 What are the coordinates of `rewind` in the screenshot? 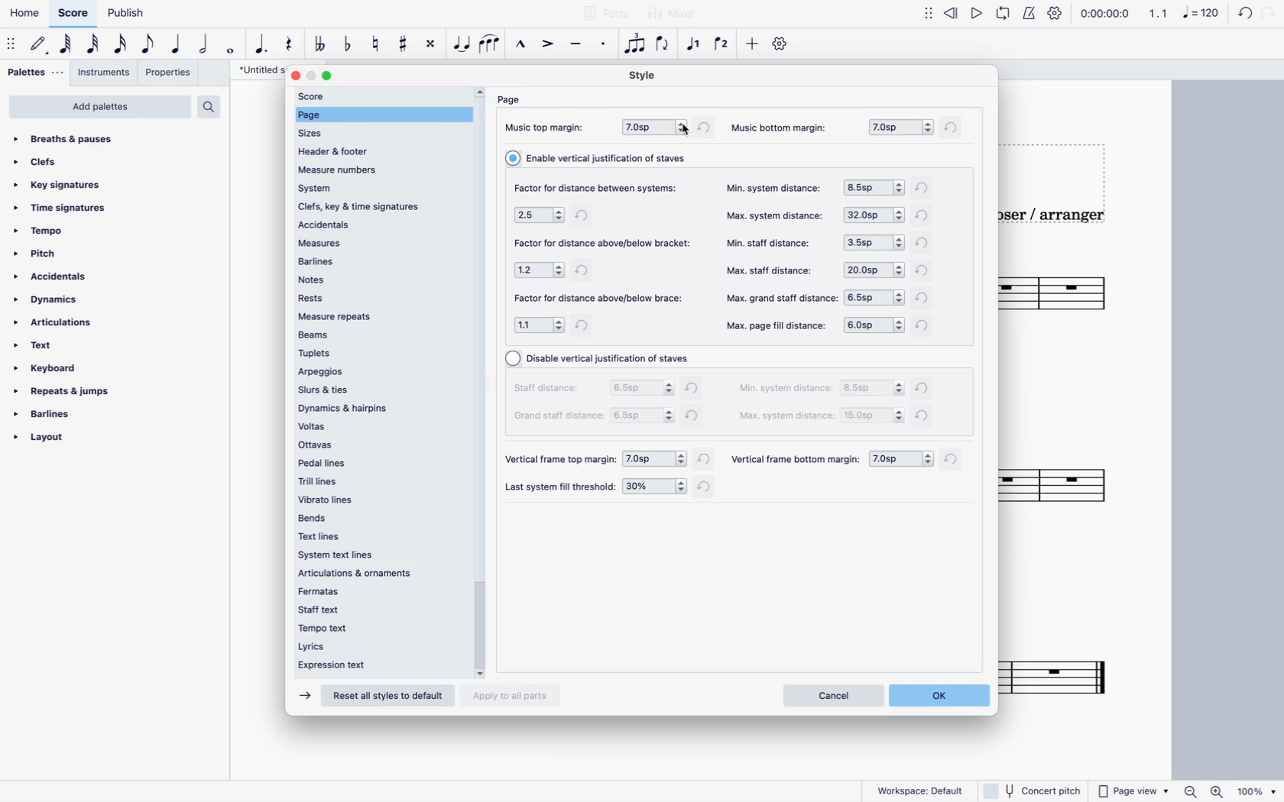 It's located at (950, 17).